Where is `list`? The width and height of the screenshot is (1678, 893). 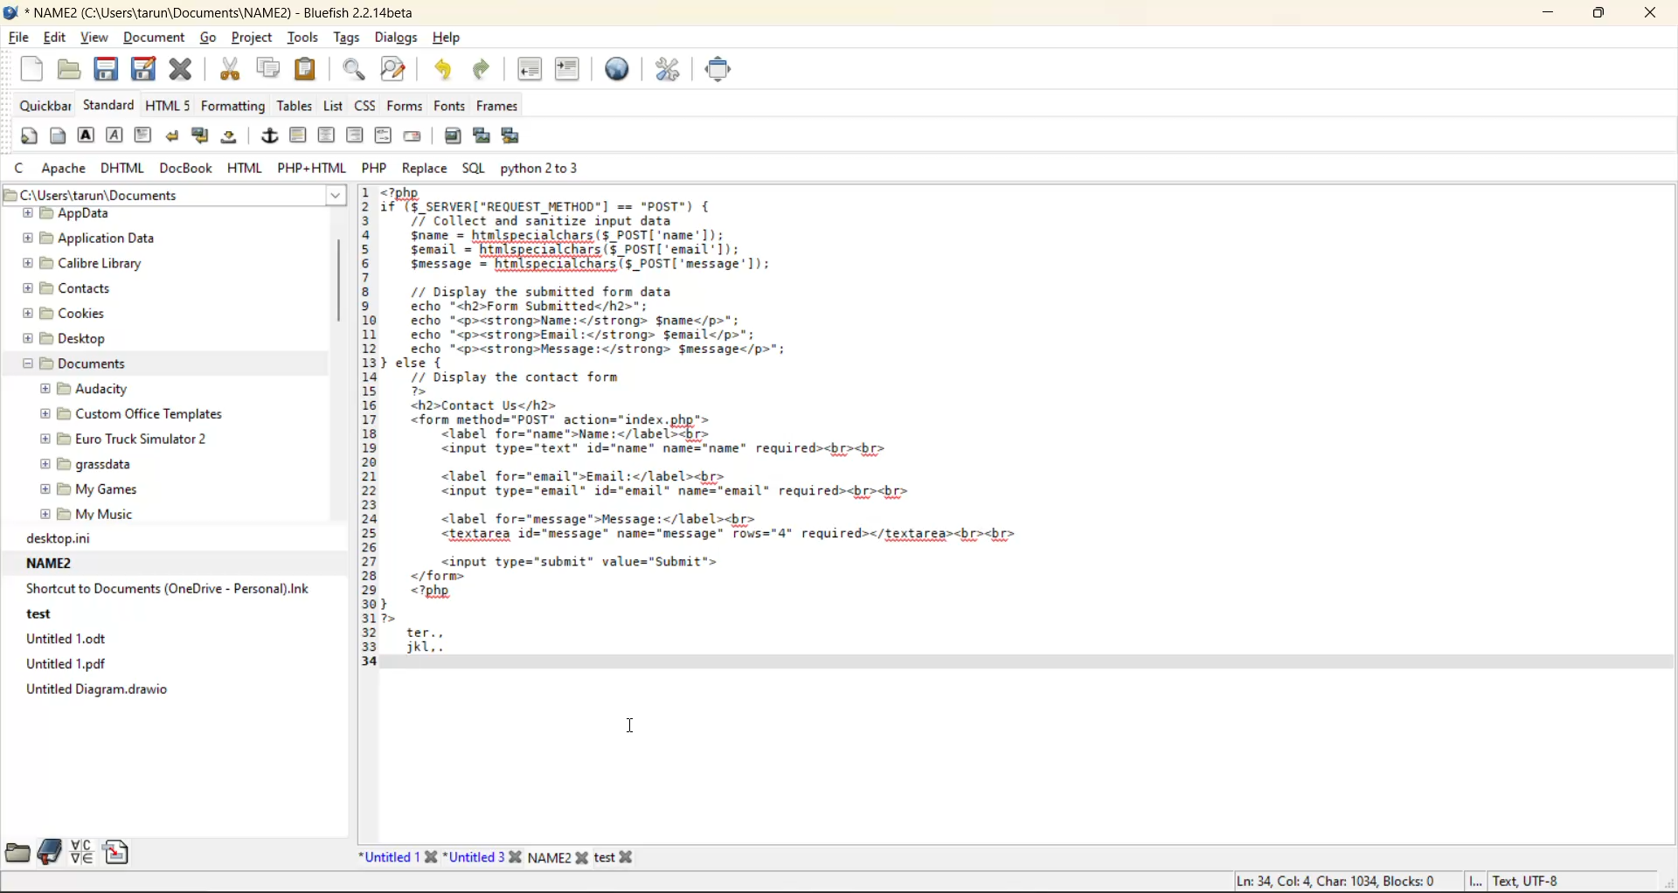
list is located at coordinates (338, 107).